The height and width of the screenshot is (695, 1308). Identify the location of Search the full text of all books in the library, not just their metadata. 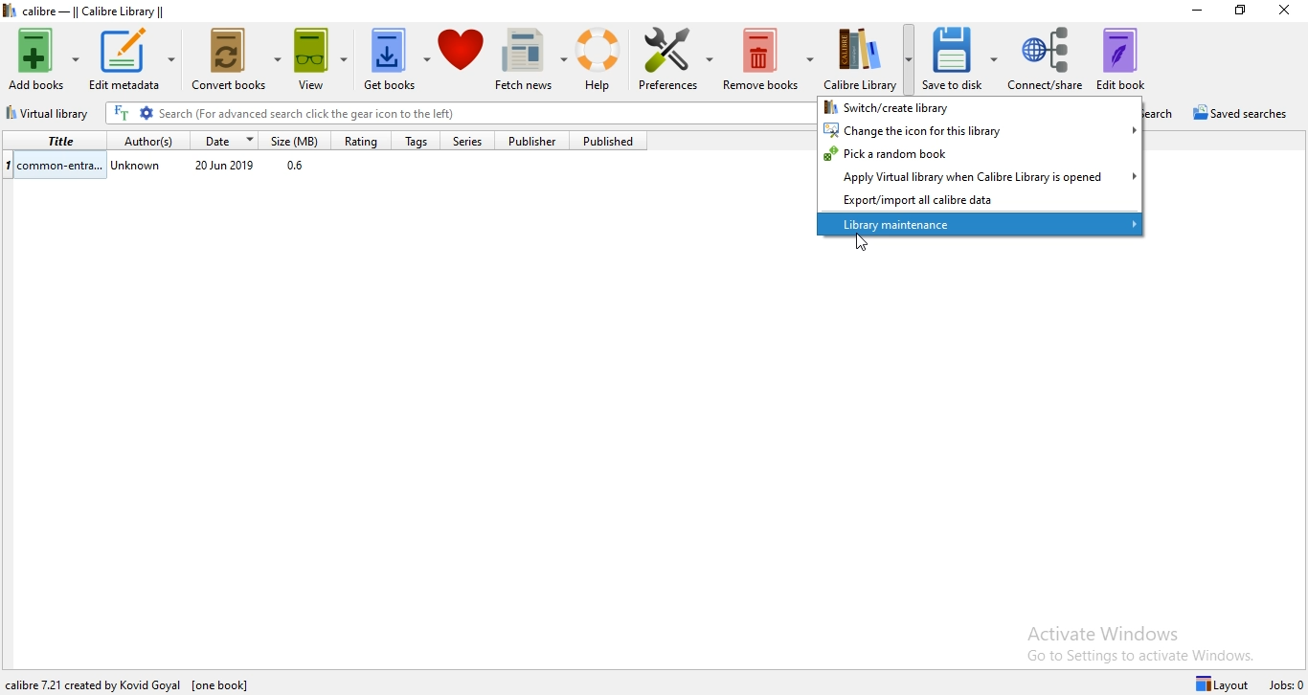
(122, 113).